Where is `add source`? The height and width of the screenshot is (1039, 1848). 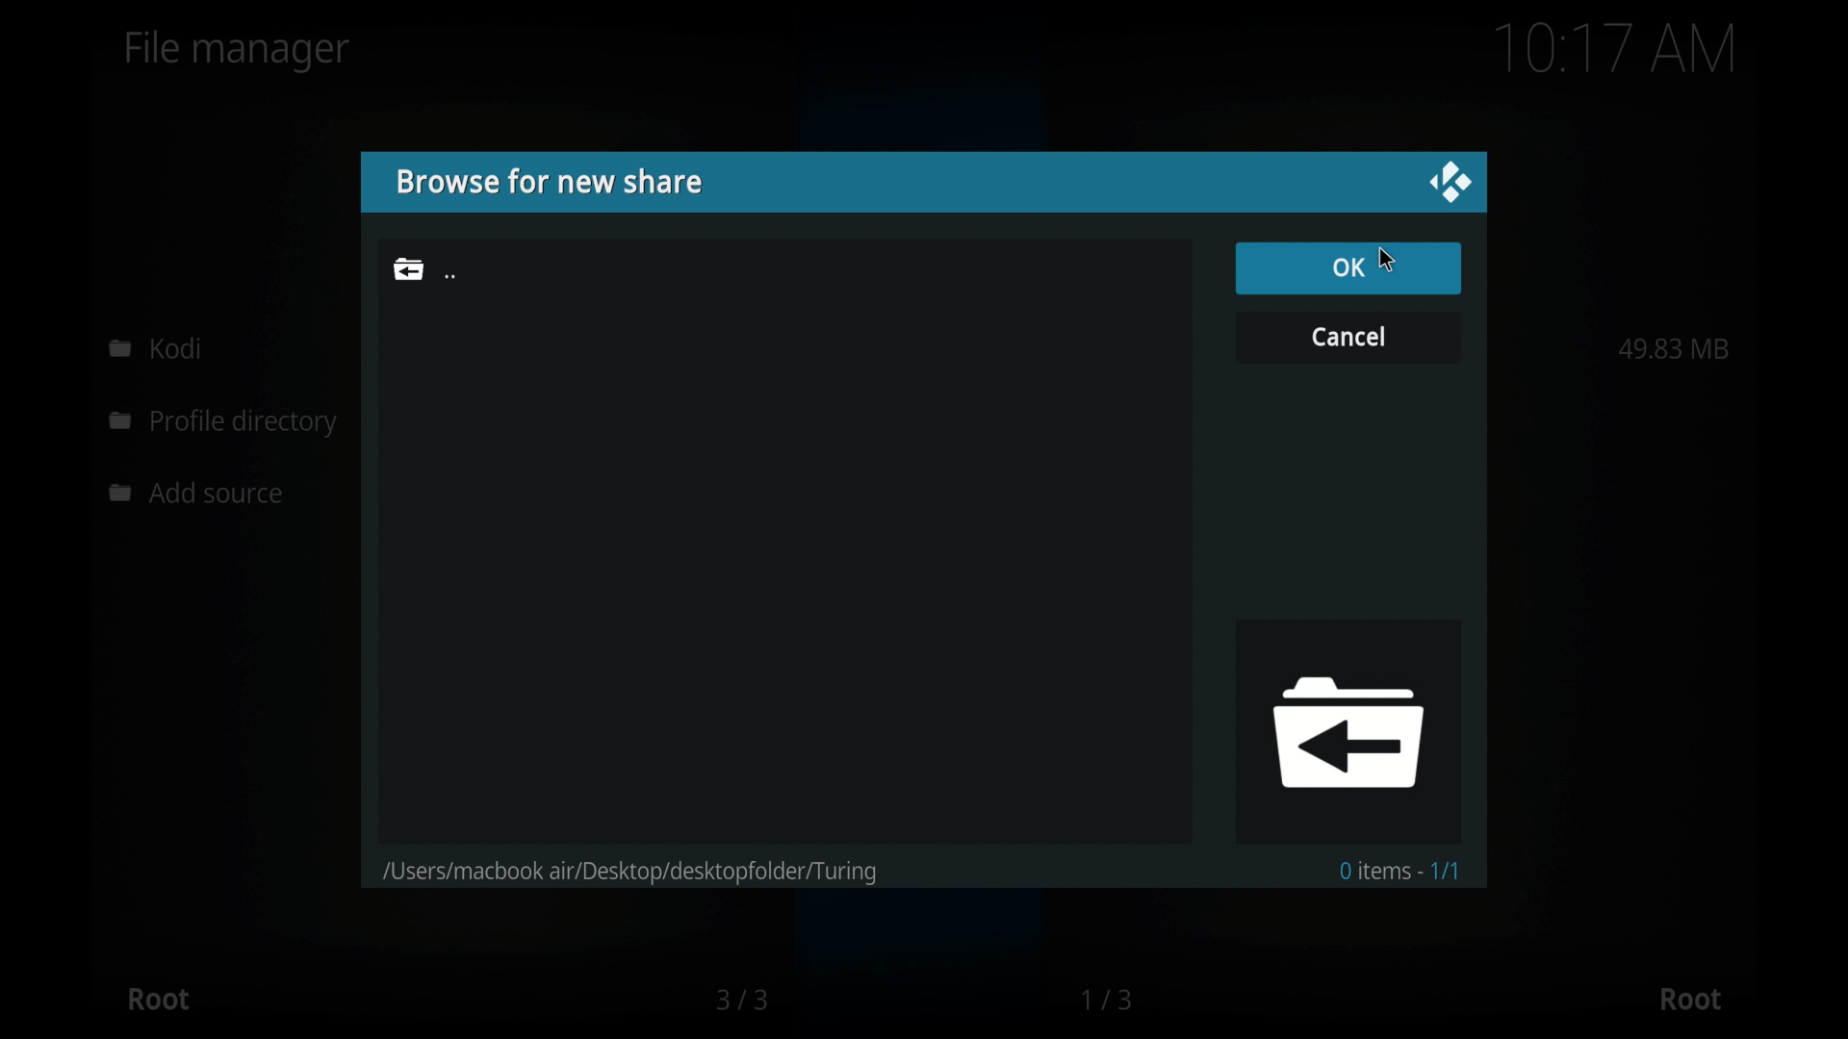 add source is located at coordinates (201, 494).